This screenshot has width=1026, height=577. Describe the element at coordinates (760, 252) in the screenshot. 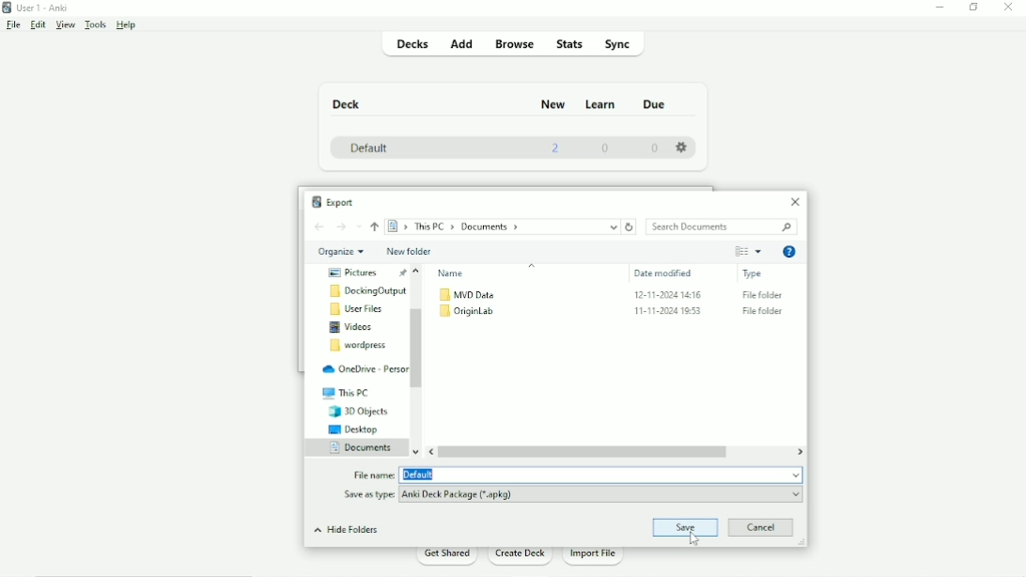

I see `More Options` at that location.